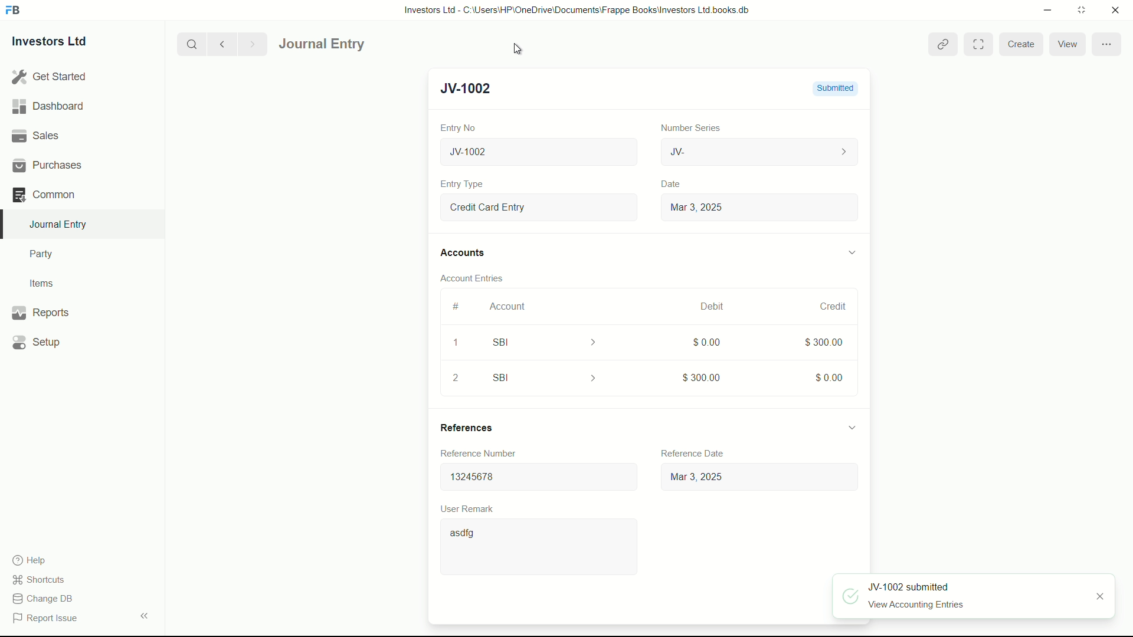 The image size is (1133, 637). Describe the element at coordinates (702, 375) in the screenshot. I see `$300.00` at that location.